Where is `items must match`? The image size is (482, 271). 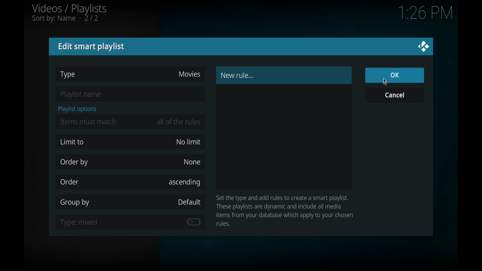 items must match is located at coordinates (89, 122).